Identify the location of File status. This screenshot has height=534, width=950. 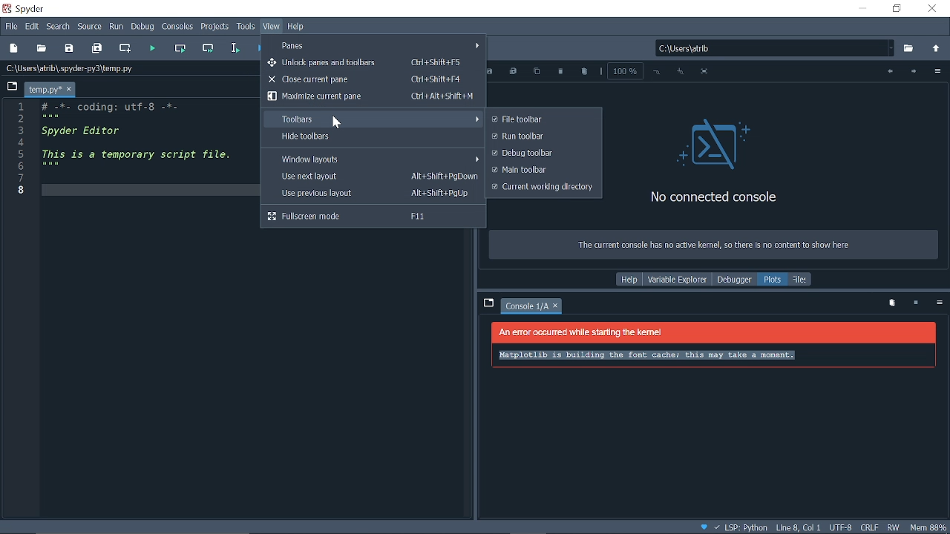
(868, 527).